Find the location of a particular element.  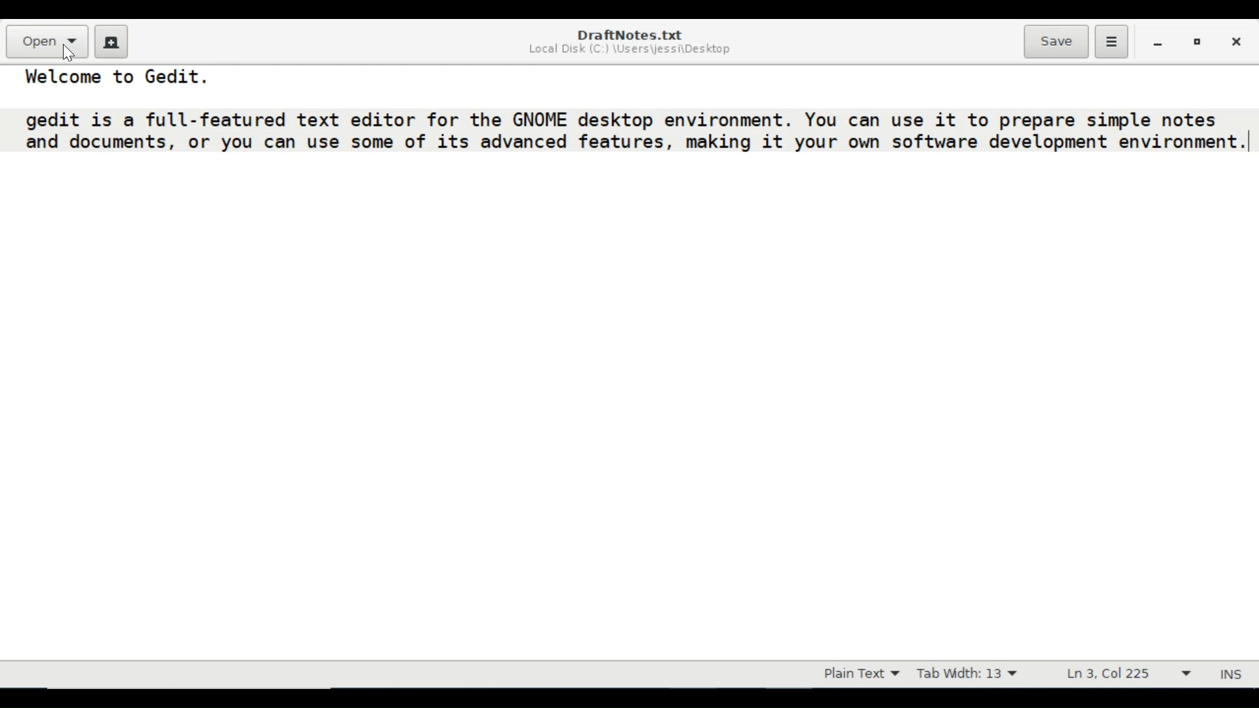

Document Name is located at coordinates (628, 35).